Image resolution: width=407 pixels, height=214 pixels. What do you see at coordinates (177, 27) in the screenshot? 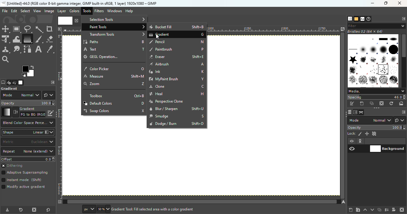
I see `Bucket Fill` at bounding box center [177, 27].